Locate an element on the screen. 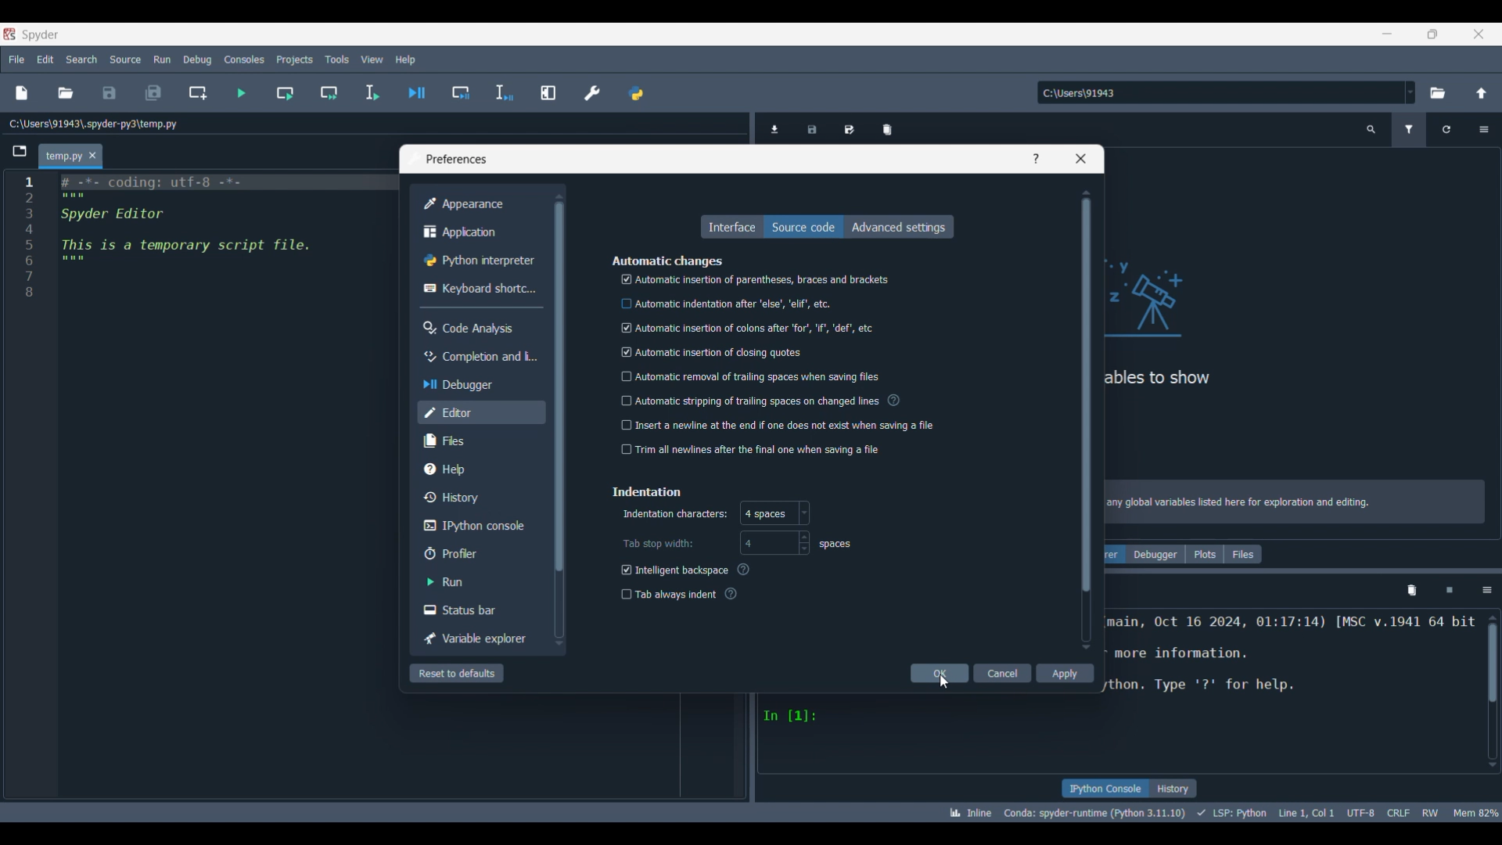 The width and height of the screenshot is (1502, 845). | Automatic removal of trailing spaces when saving files is located at coordinates (746, 376).